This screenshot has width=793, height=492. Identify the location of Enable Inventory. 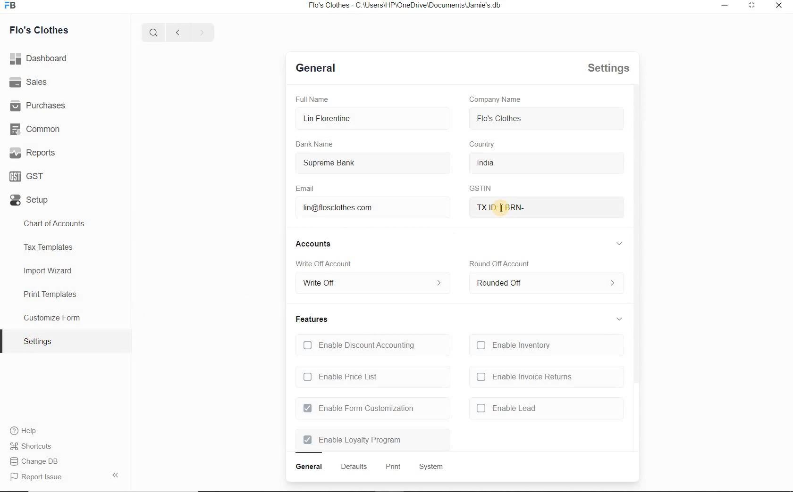
(516, 345).